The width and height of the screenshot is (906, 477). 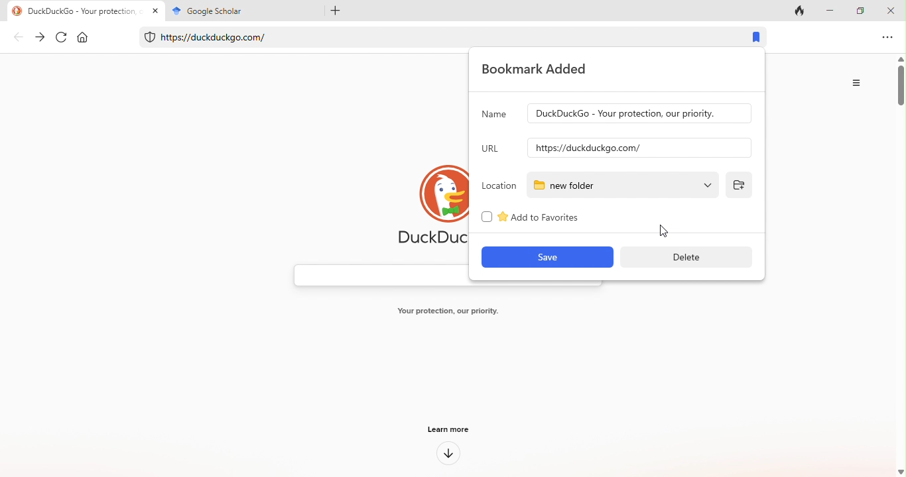 I want to click on title, so click(x=241, y=10).